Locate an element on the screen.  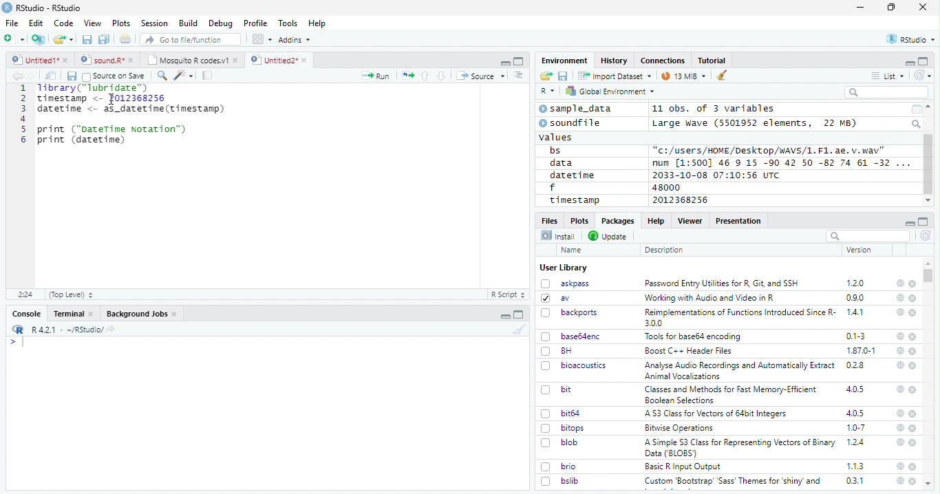
4.0.5 is located at coordinates (855, 413).